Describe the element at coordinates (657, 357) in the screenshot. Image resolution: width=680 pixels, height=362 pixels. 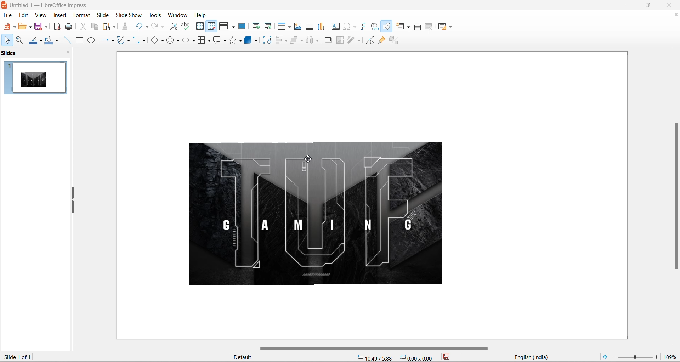
I see `zoom increase` at that location.